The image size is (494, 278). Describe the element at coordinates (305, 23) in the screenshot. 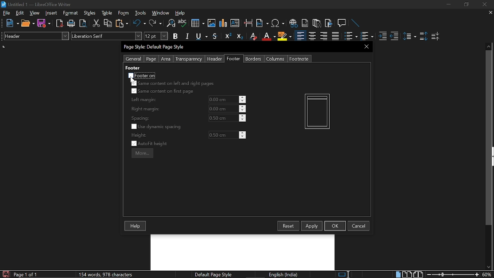

I see `Insert endnote` at that location.